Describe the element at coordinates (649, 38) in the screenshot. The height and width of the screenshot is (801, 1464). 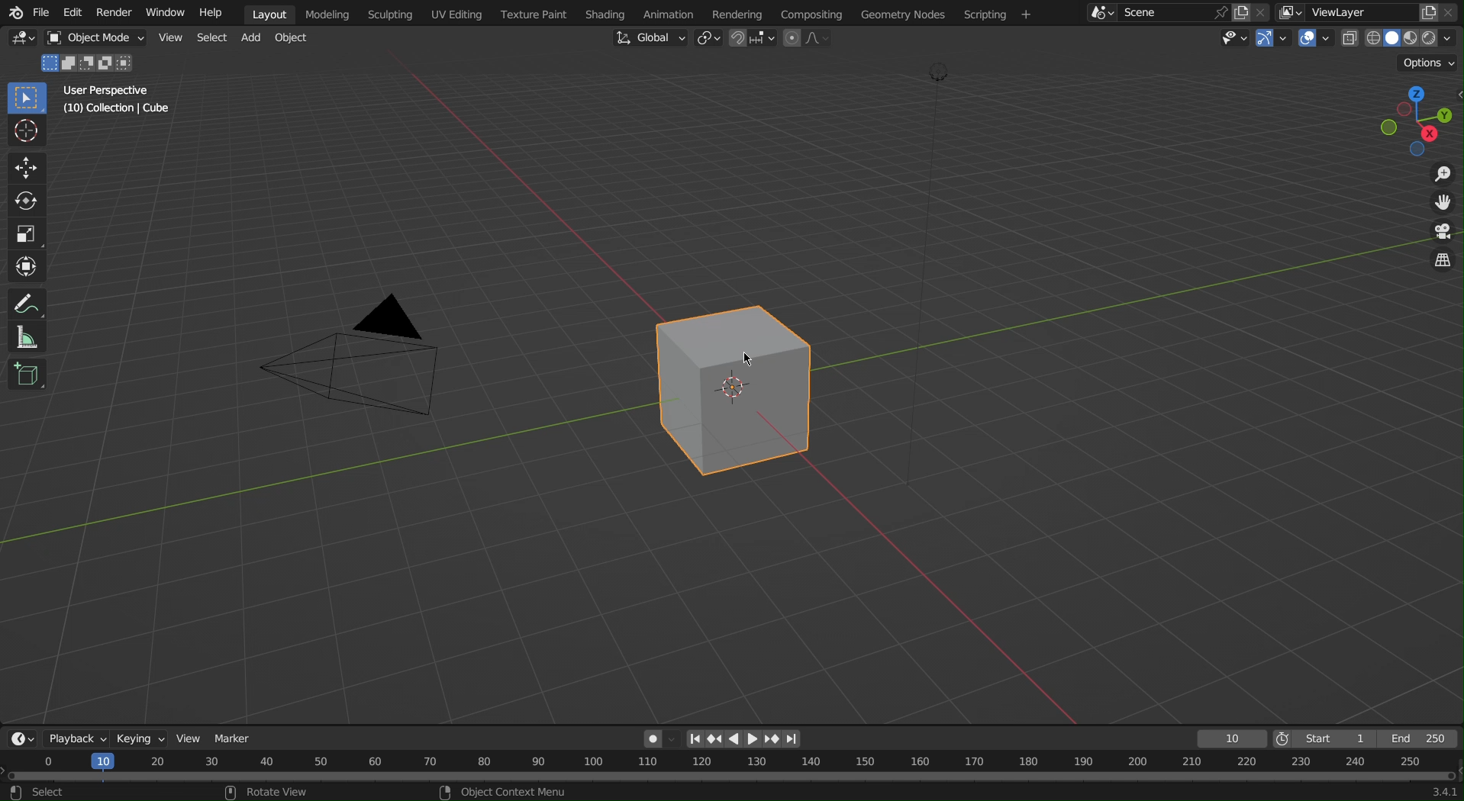
I see `Global` at that location.